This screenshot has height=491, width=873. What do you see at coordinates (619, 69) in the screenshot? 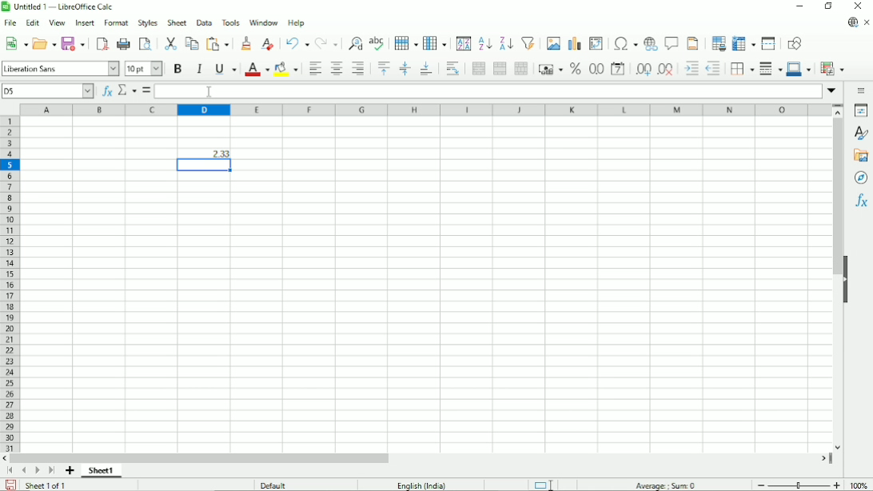
I see `Format as date` at bounding box center [619, 69].